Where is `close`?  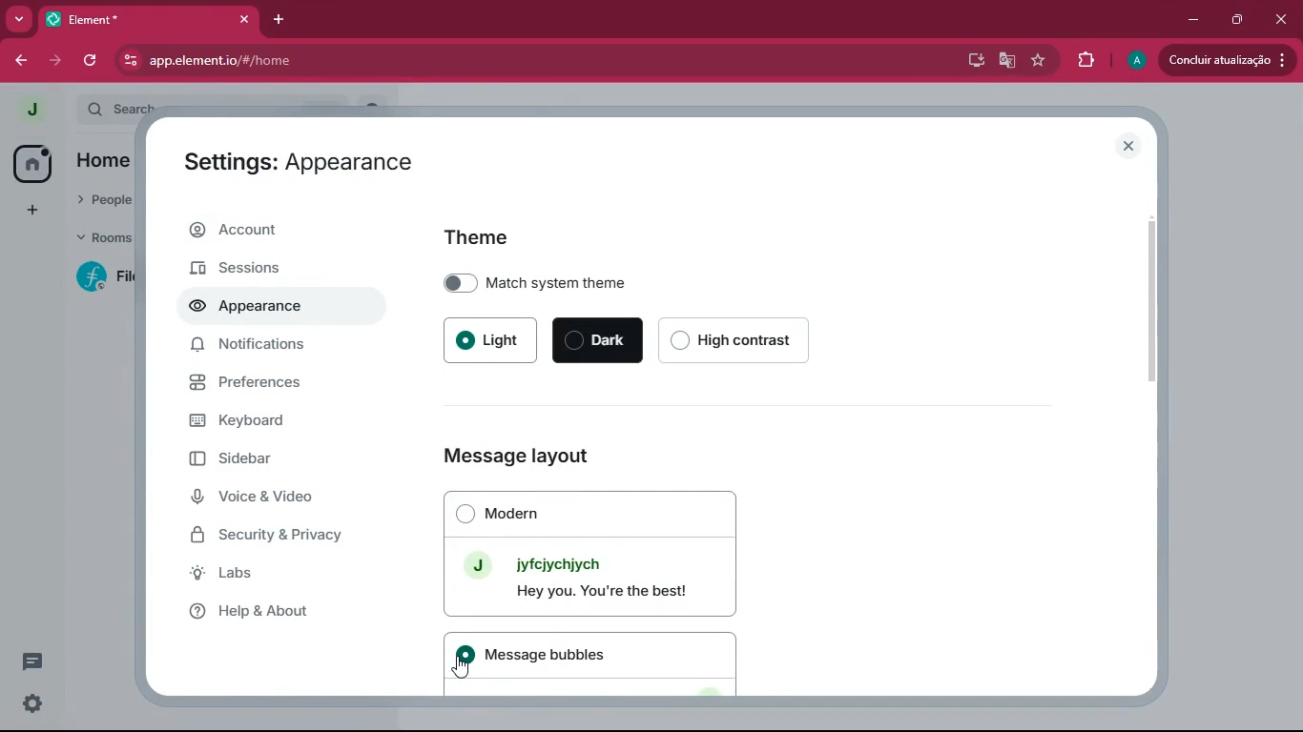 close is located at coordinates (1281, 19).